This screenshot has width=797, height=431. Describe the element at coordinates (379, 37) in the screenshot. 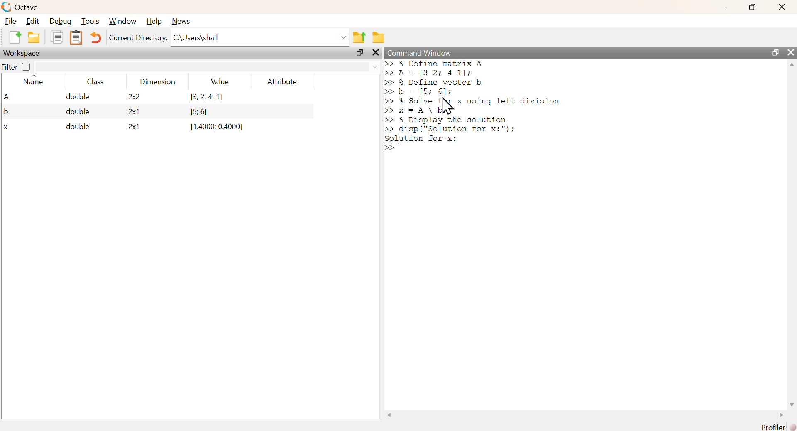

I see `browse directories` at that location.